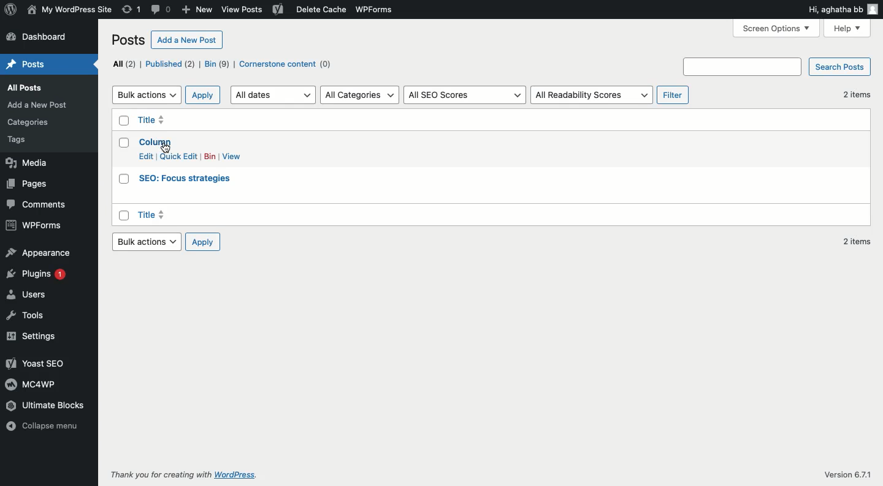  I want to click on checkbox, so click(123, 216).